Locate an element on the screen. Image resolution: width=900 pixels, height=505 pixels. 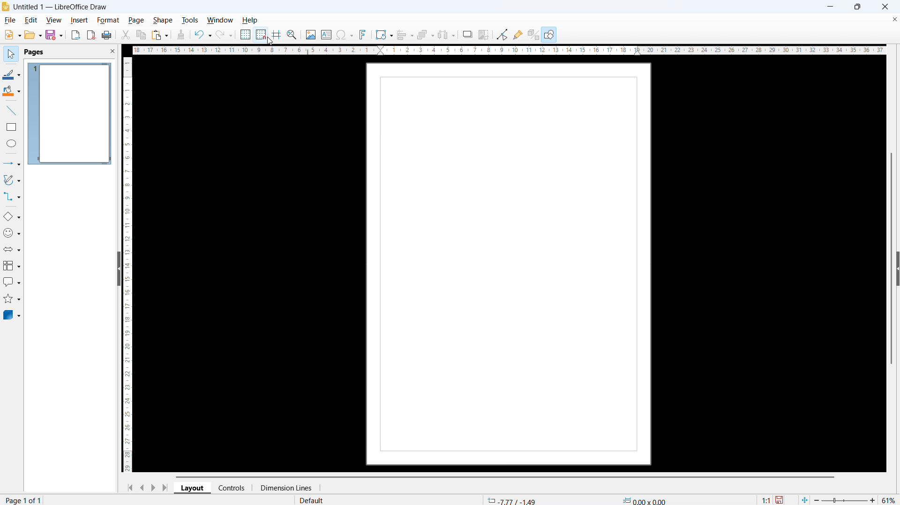
Show draw functions  is located at coordinates (549, 34).